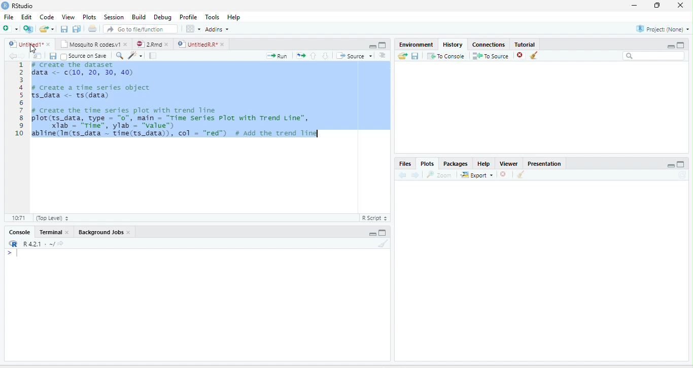  What do you see at coordinates (28, 28) in the screenshot?
I see `Create a project` at bounding box center [28, 28].